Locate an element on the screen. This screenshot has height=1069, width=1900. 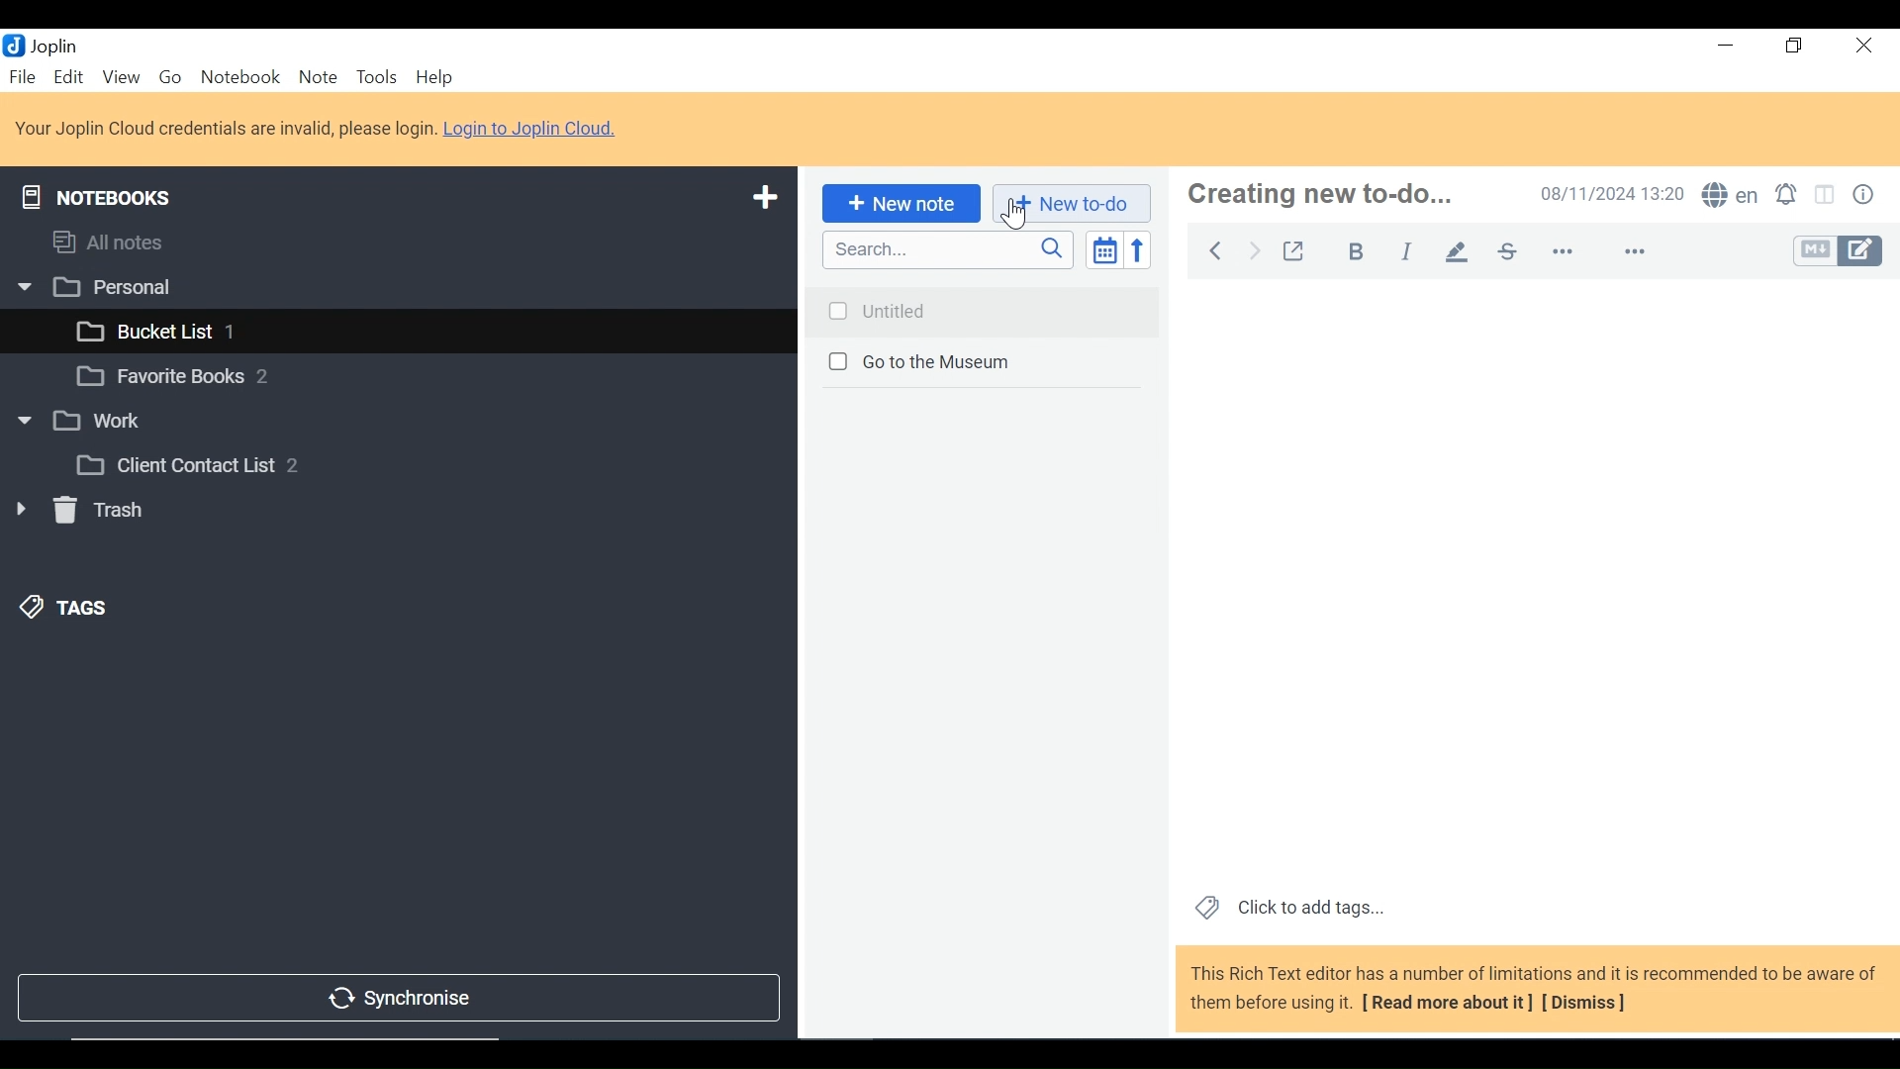
This Rich Text editor has a number of limitations and it is recommended to be aware of them before using it is located at coordinates (1535, 990).